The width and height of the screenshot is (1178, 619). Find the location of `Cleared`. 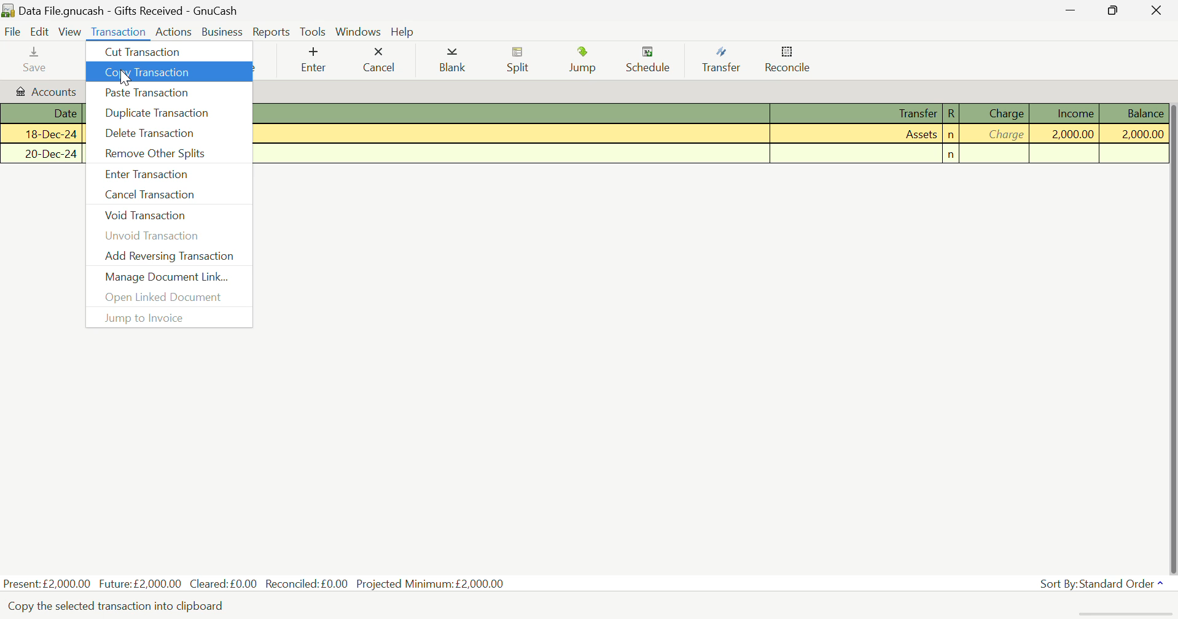

Cleared is located at coordinates (227, 583).